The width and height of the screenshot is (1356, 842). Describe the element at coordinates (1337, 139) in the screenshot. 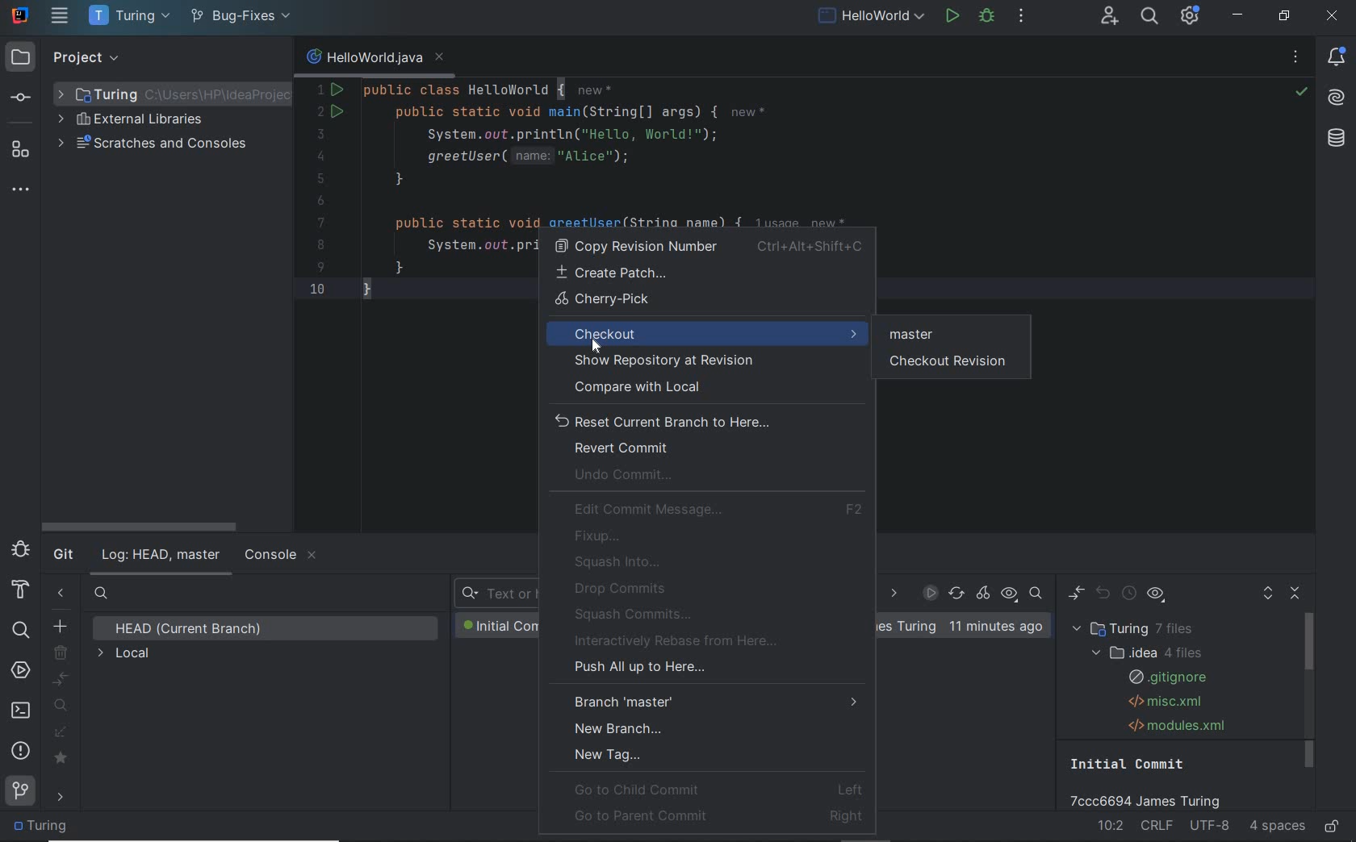

I see `database` at that location.